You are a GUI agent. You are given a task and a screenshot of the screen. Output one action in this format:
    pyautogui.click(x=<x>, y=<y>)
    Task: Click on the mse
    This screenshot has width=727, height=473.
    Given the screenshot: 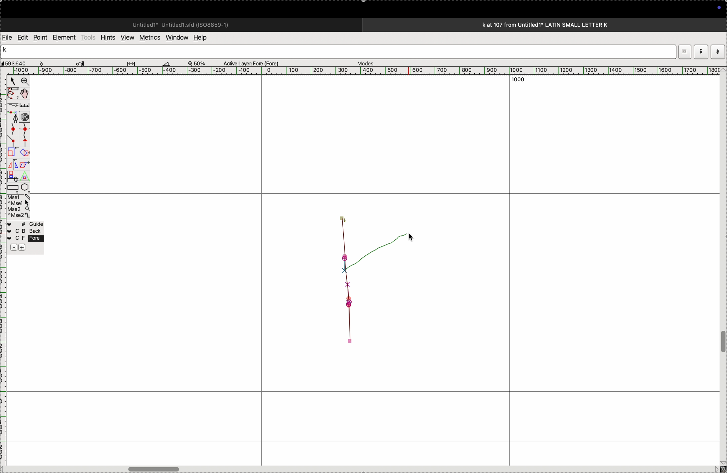 What is the action you would take?
    pyautogui.click(x=20, y=206)
    